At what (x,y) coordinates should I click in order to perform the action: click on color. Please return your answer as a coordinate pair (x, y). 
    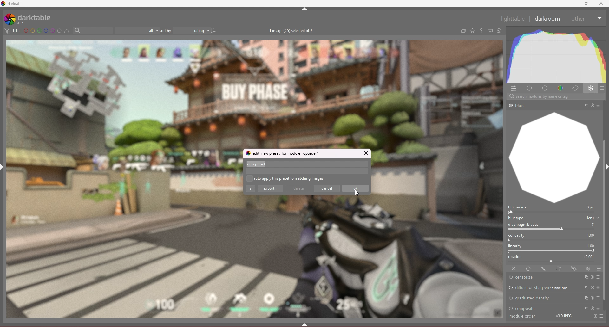
    Looking at the image, I should click on (561, 88).